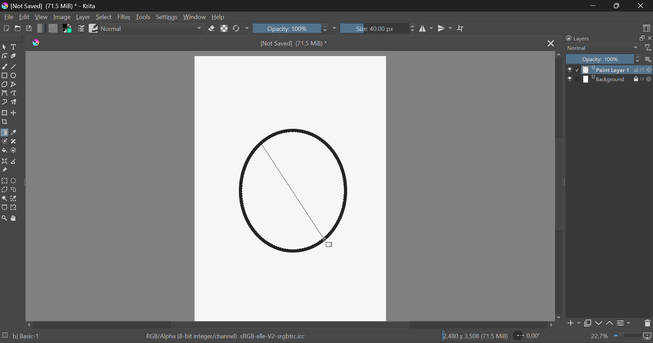 The height and width of the screenshot is (343, 653). What do you see at coordinates (5, 76) in the screenshot?
I see `Rectangle` at bounding box center [5, 76].